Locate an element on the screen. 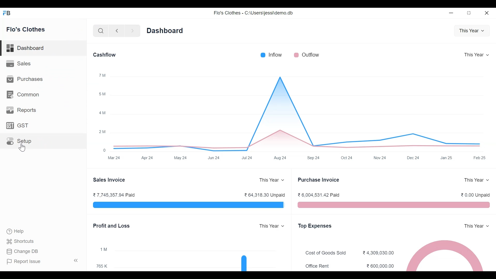 This screenshot has height=279, width=496. Minimize is located at coordinates (450, 13).